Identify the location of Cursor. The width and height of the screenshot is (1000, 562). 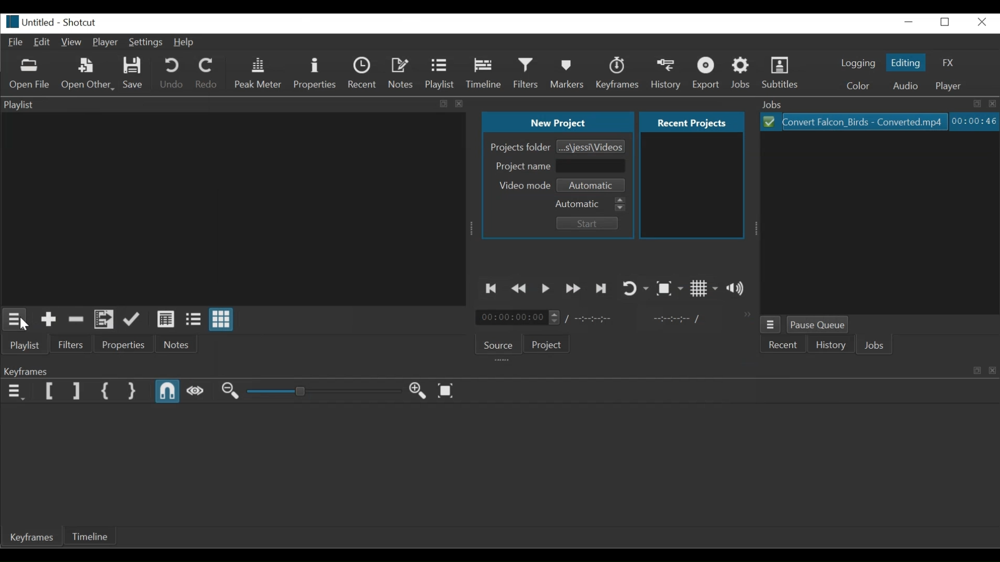
(28, 326).